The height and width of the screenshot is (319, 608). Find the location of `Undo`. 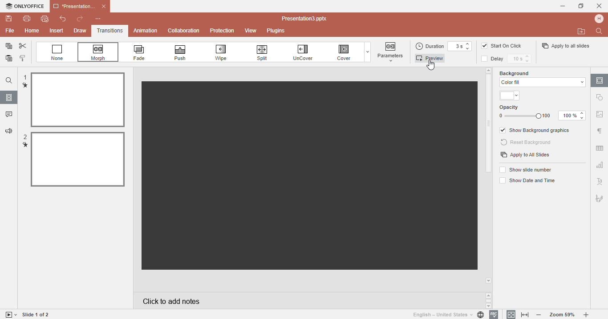

Undo is located at coordinates (60, 20).